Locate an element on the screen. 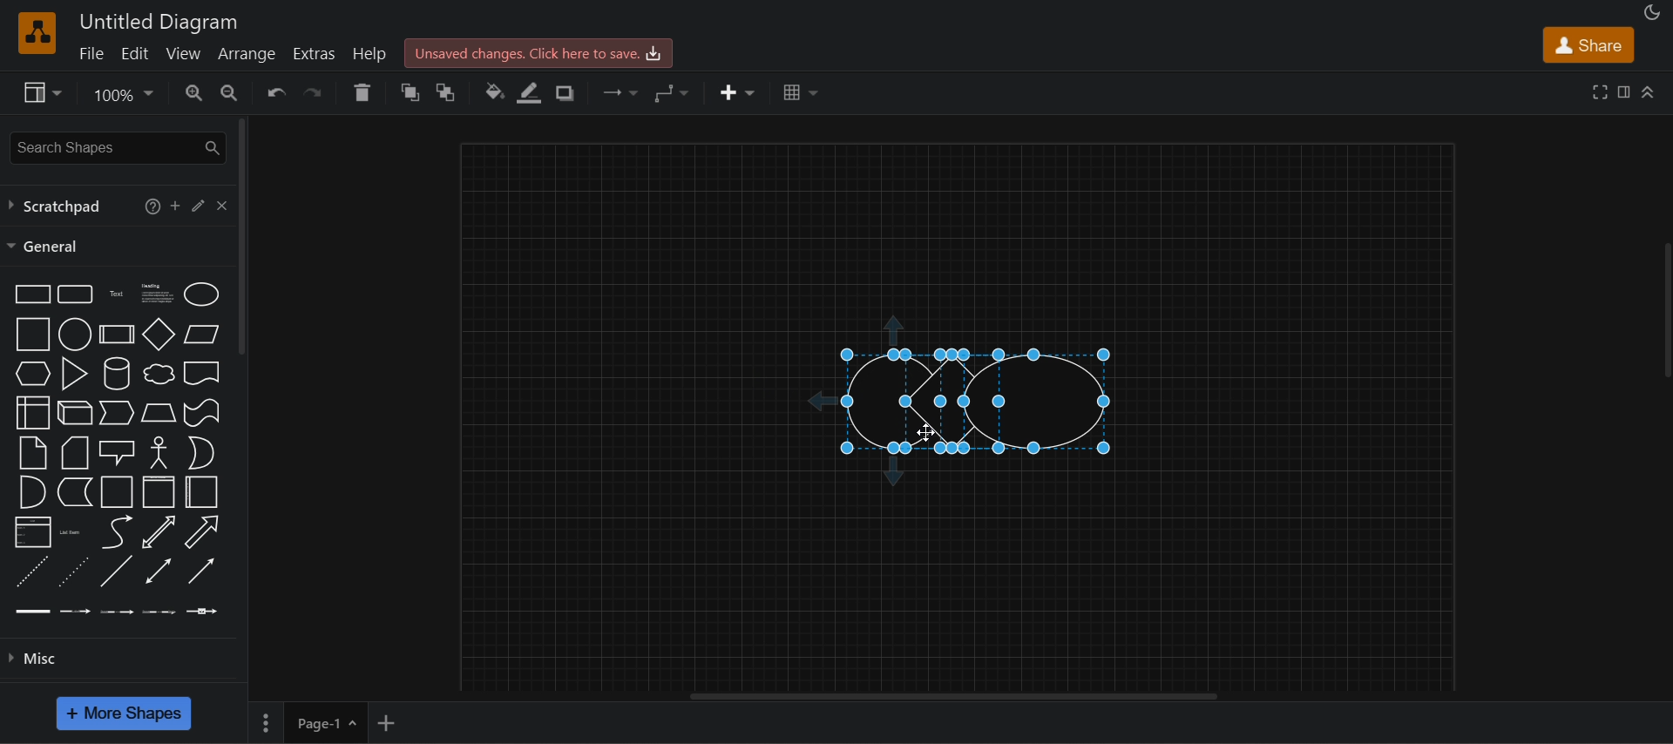  add new page is located at coordinates (387, 720).